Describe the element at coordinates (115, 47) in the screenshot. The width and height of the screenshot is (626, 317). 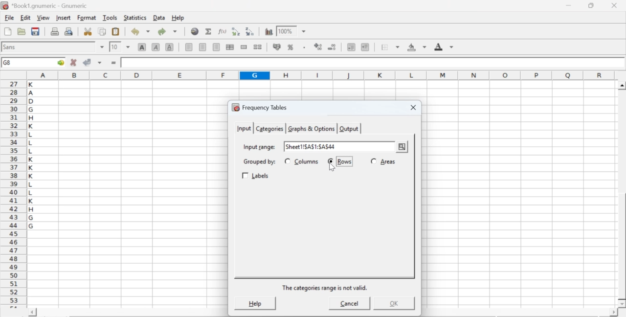
I see `10` at that location.